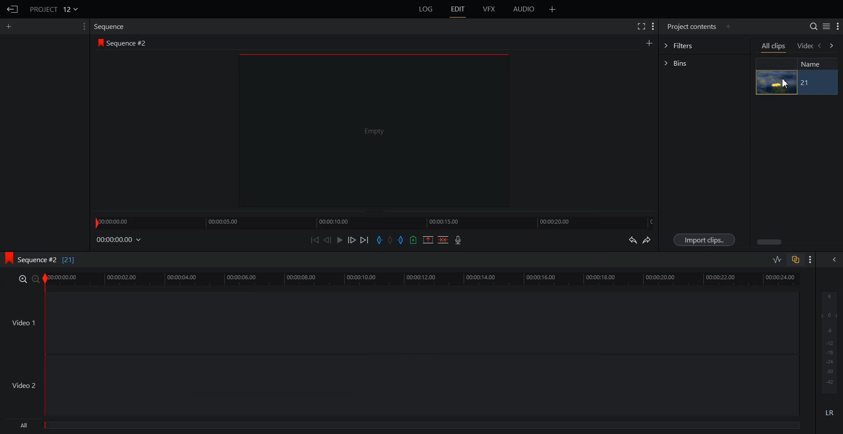 The image size is (843, 434). Describe the element at coordinates (648, 43) in the screenshot. I see `Create Sequence` at that location.